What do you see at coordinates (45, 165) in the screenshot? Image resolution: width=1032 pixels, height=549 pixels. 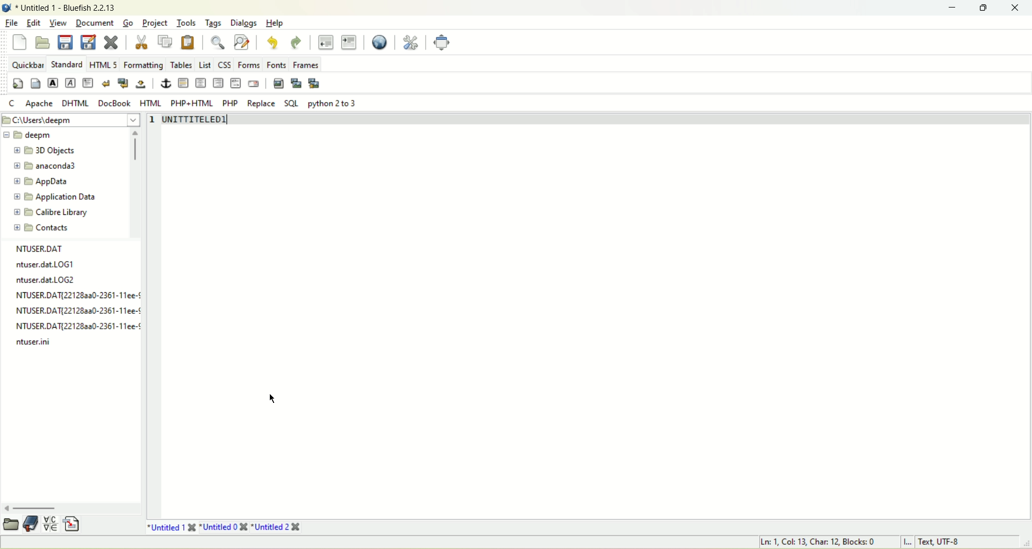 I see `anaconda3` at bounding box center [45, 165].